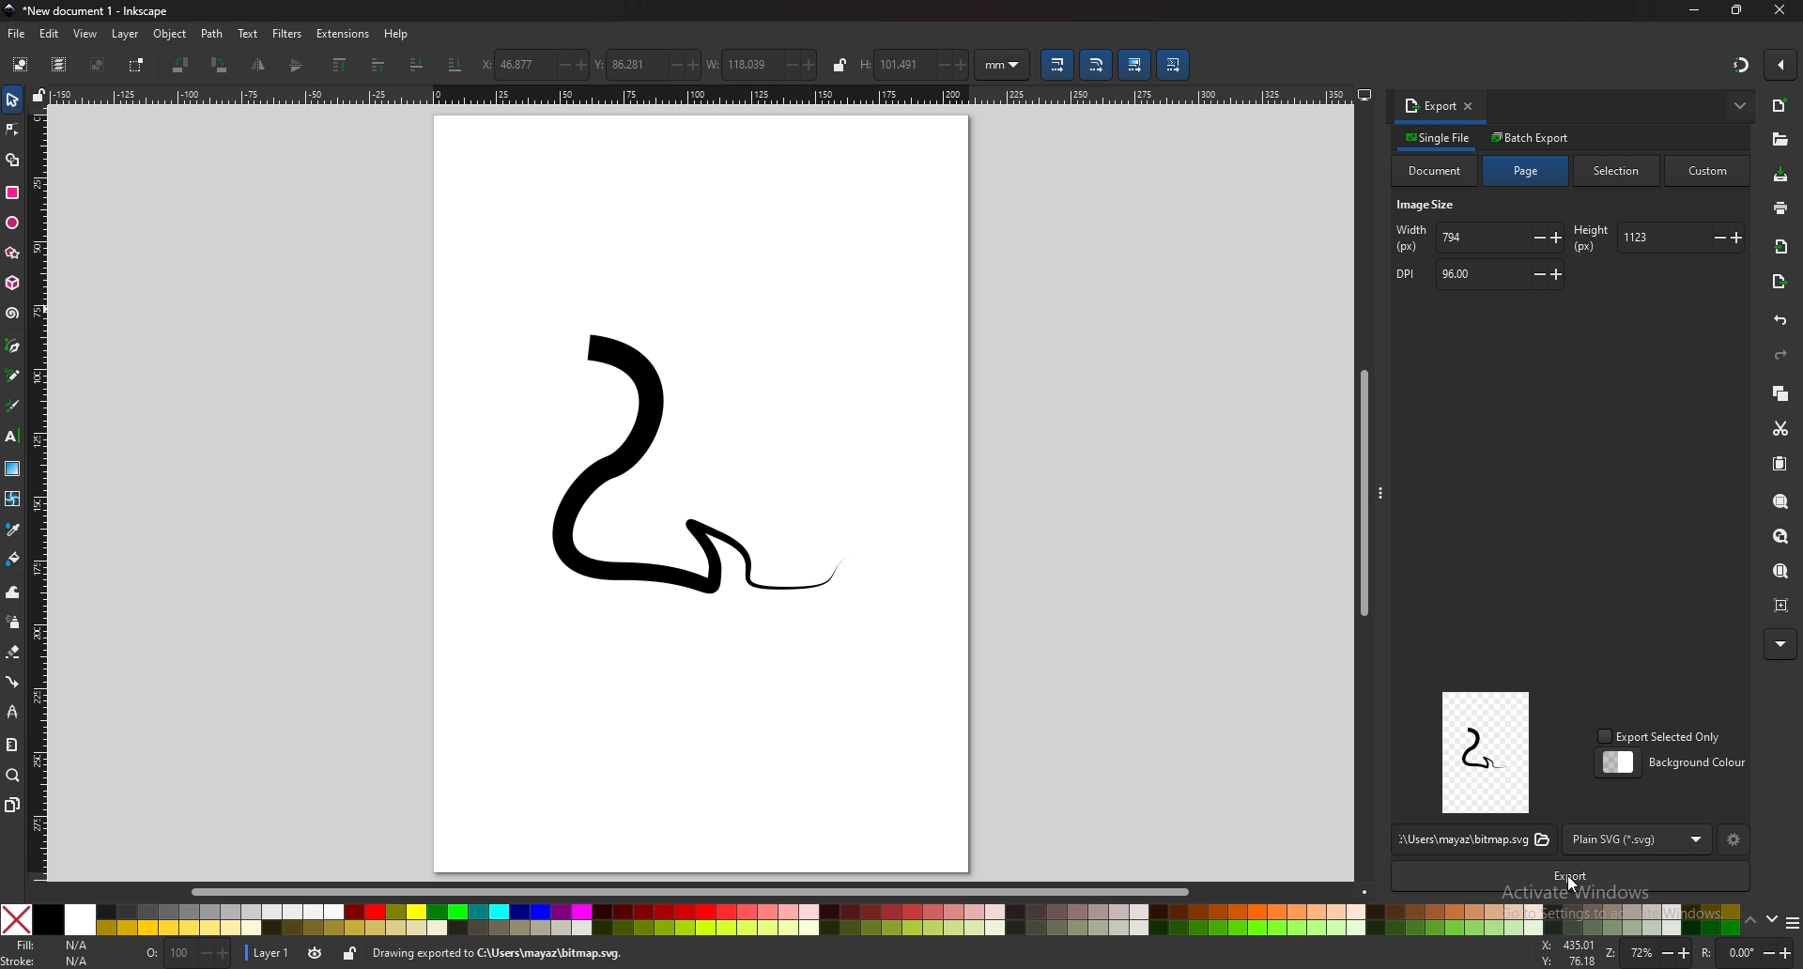 This screenshot has height=969, width=1803. What do you see at coordinates (1436, 171) in the screenshot?
I see `document` at bounding box center [1436, 171].